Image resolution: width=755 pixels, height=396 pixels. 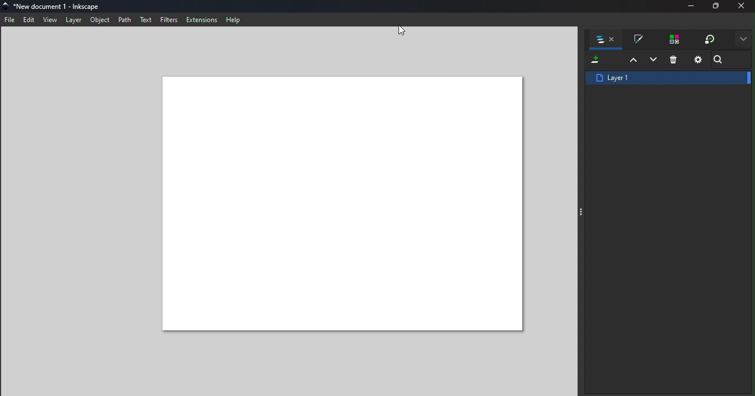 What do you see at coordinates (698, 60) in the screenshot?
I see `Layers and objects dialog settings` at bounding box center [698, 60].